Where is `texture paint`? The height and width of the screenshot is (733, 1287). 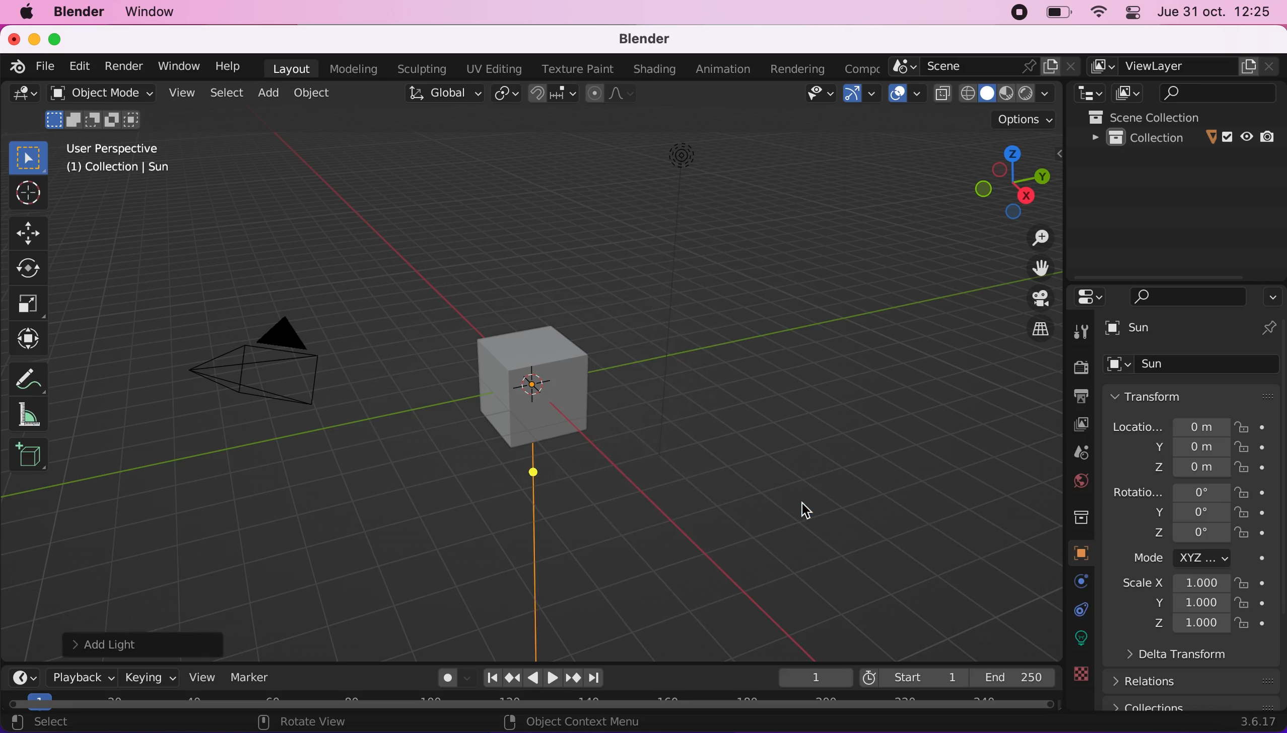 texture paint is located at coordinates (574, 68).